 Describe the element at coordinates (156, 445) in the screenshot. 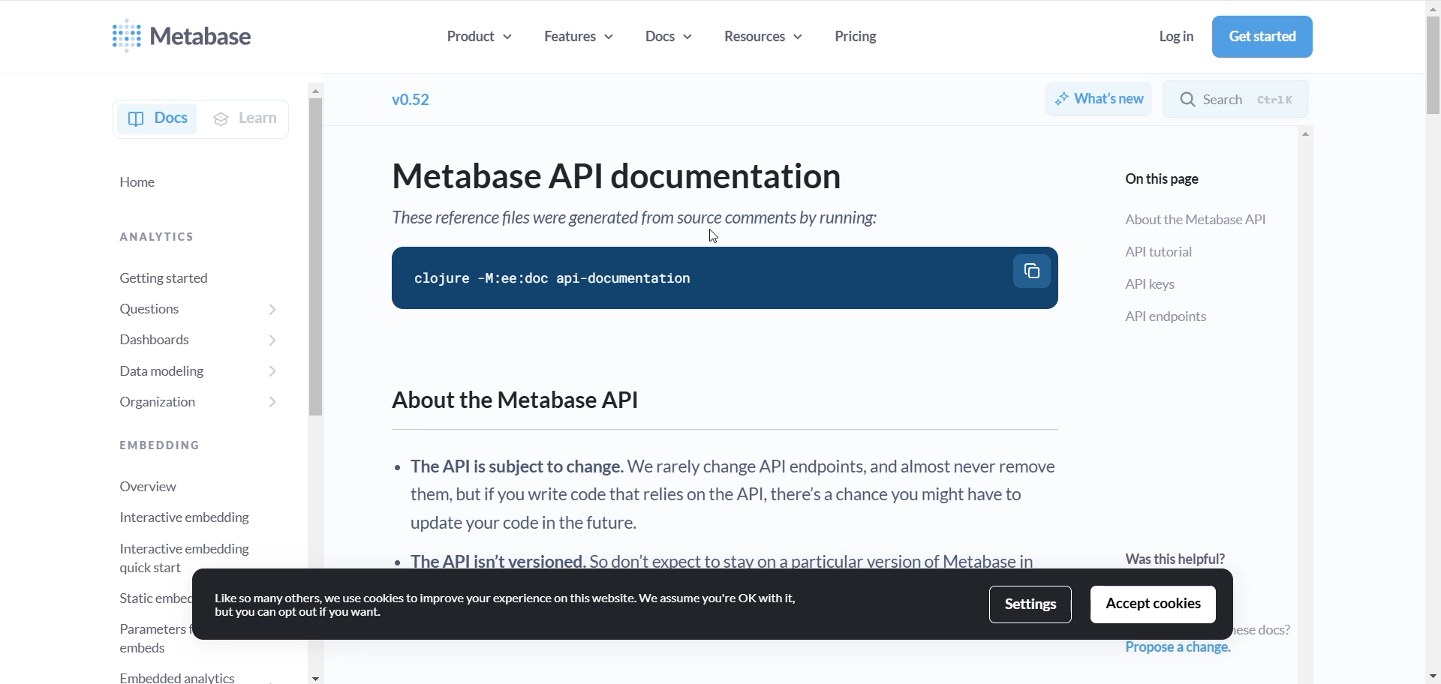

I see `embedding` at that location.